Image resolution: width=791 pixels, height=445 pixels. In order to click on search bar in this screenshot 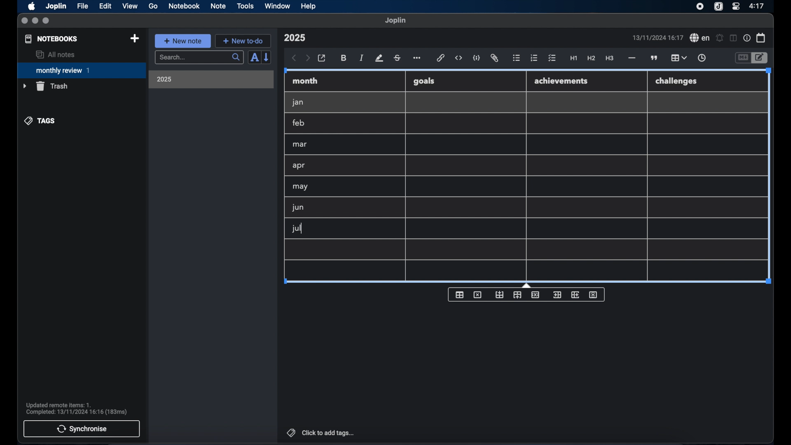, I will do `click(199, 58)`.